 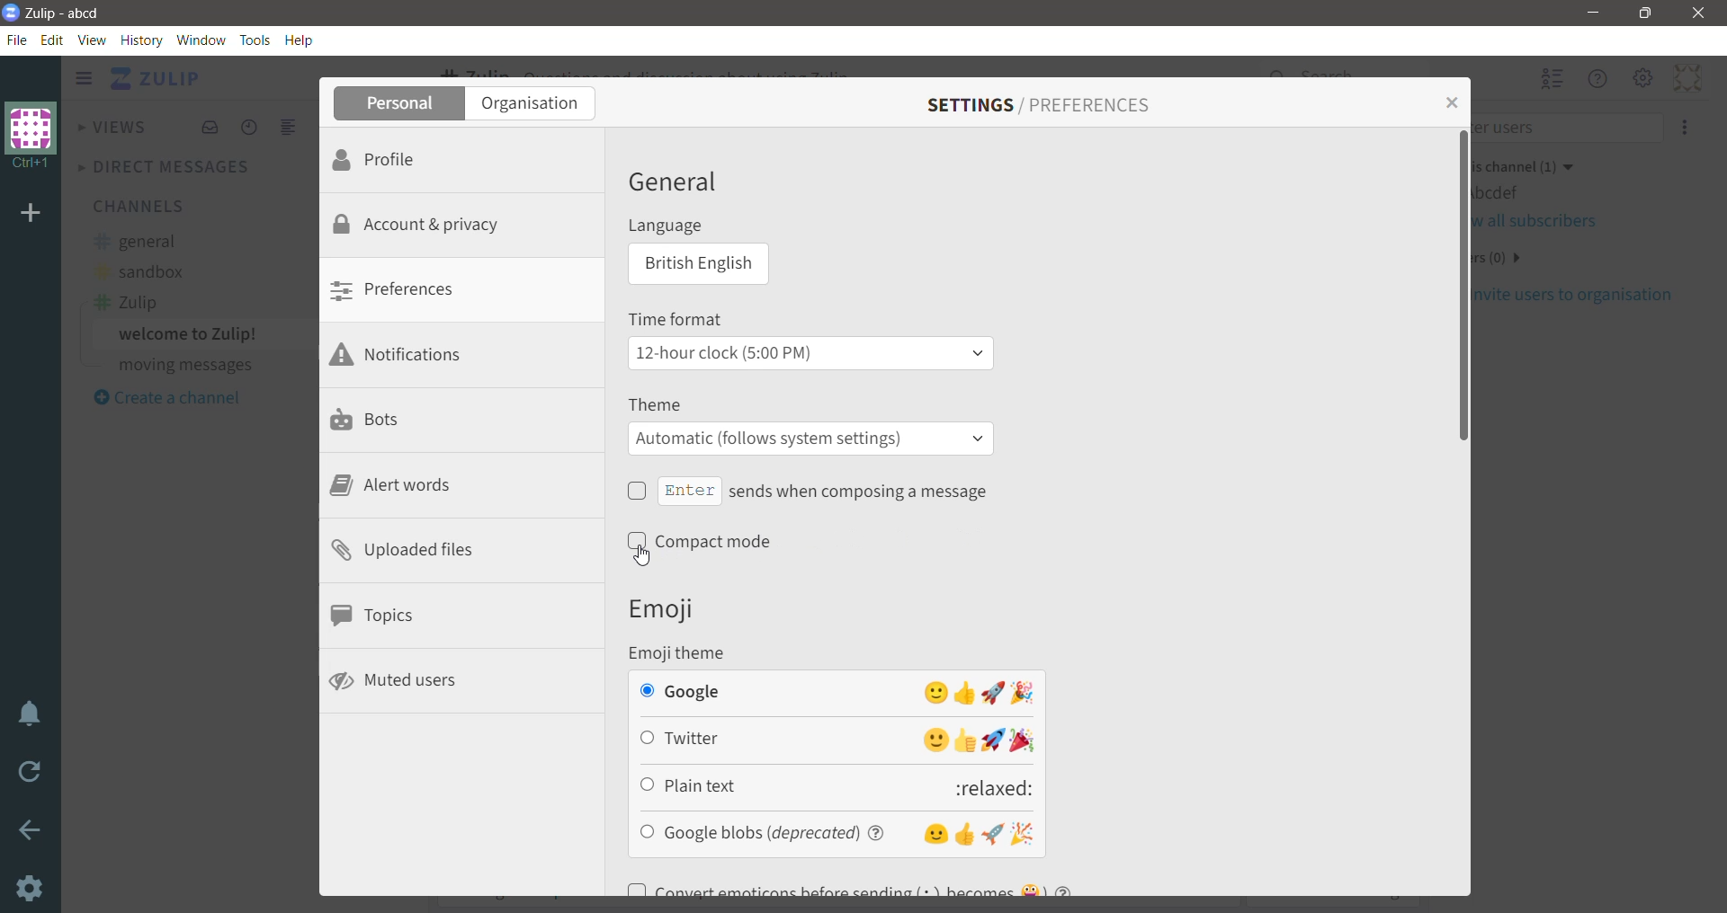 What do you see at coordinates (409, 291) in the screenshot?
I see `Preferences` at bounding box center [409, 291].